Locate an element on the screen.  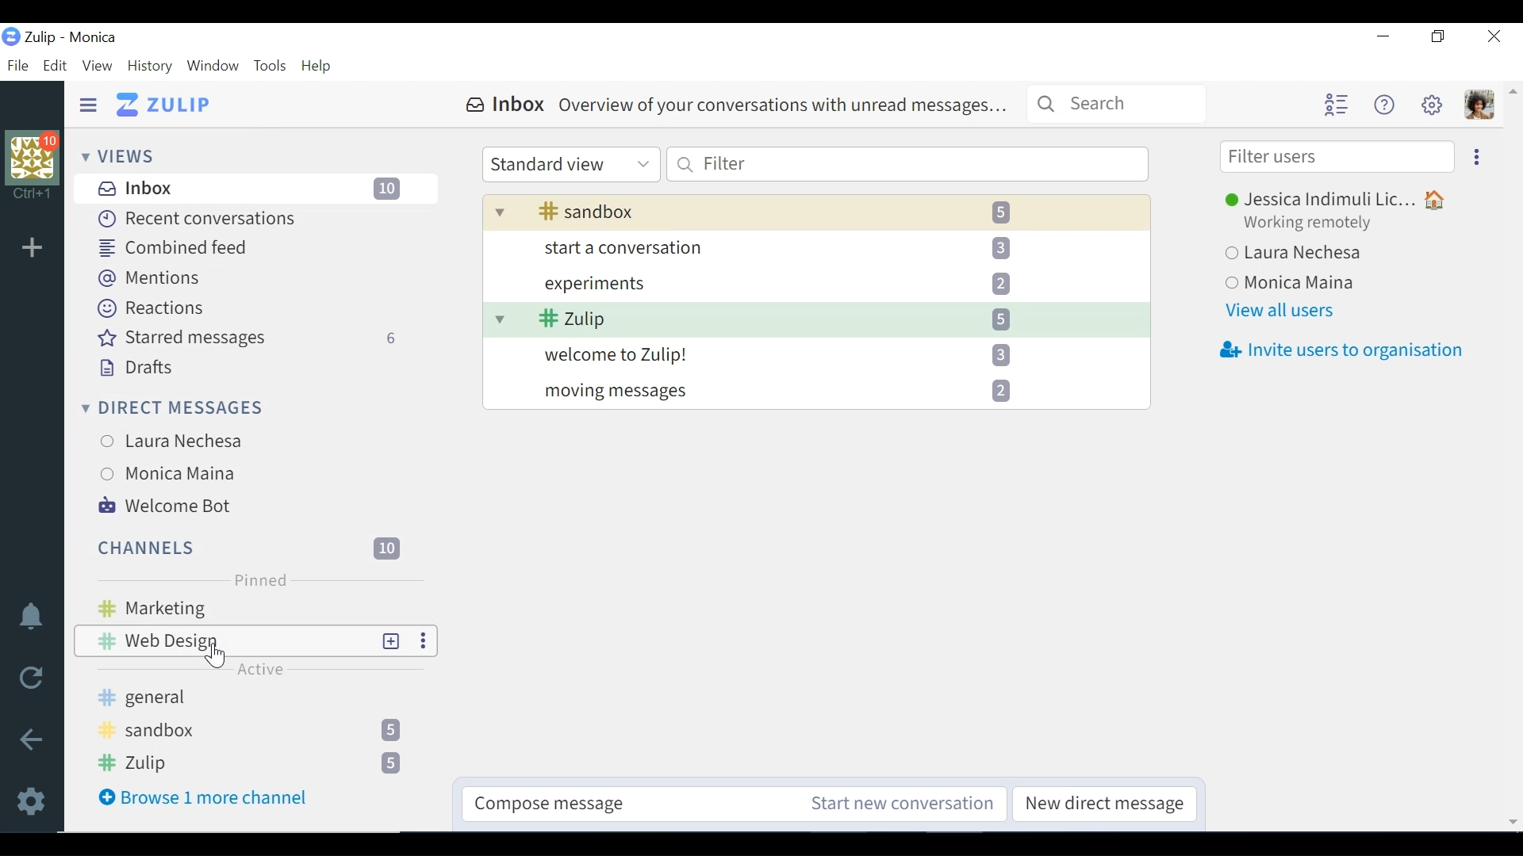
User is located at coordinates (180, 438).